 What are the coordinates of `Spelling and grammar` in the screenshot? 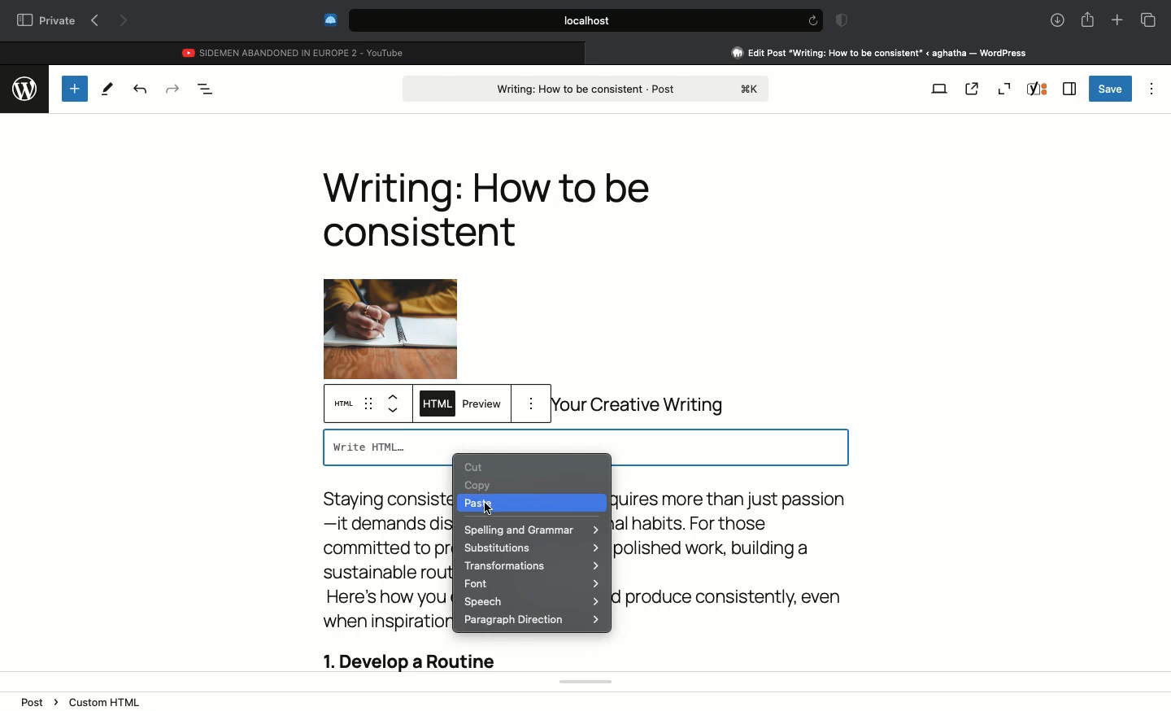 It's located at (532, 530).